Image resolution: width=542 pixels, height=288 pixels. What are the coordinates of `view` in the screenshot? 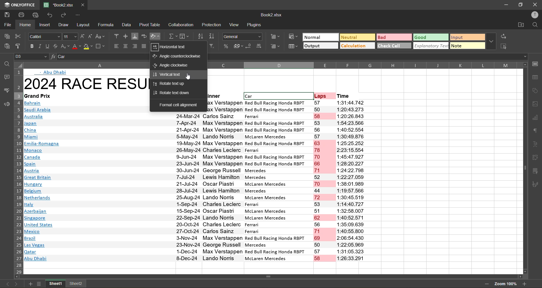 It's located at (236, 25).